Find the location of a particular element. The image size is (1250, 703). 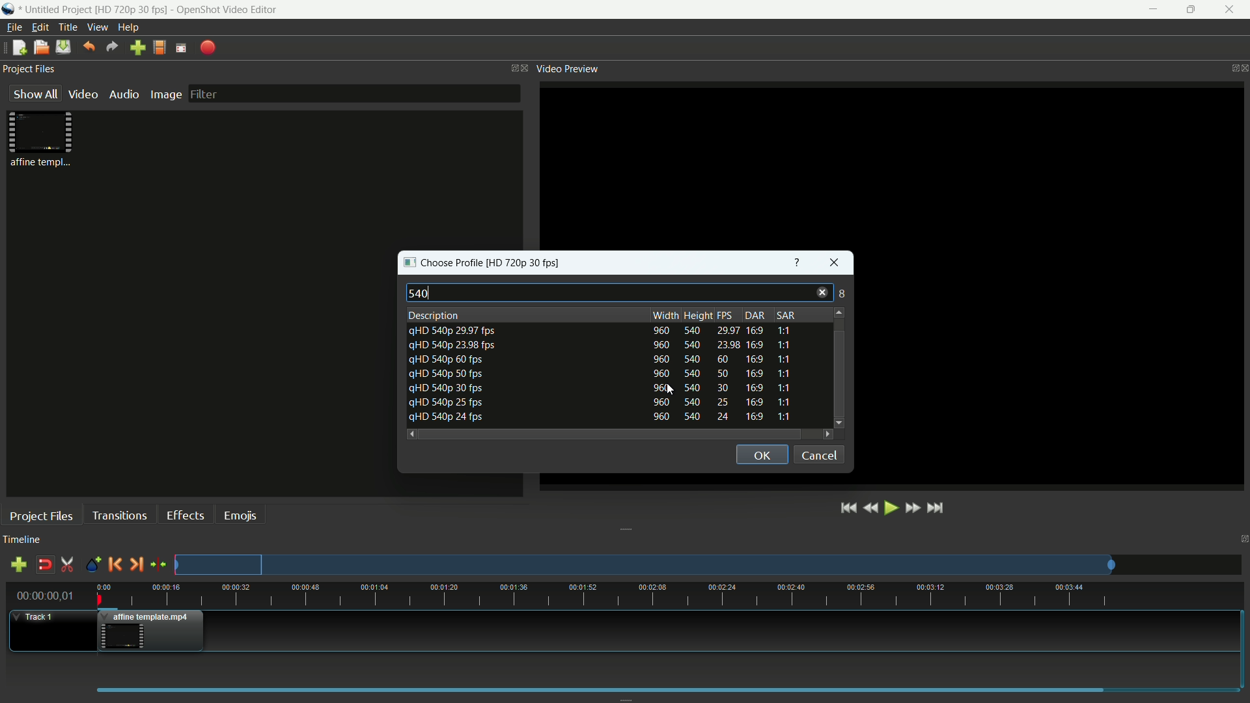

maximize is located at coordinates (1192, 10).